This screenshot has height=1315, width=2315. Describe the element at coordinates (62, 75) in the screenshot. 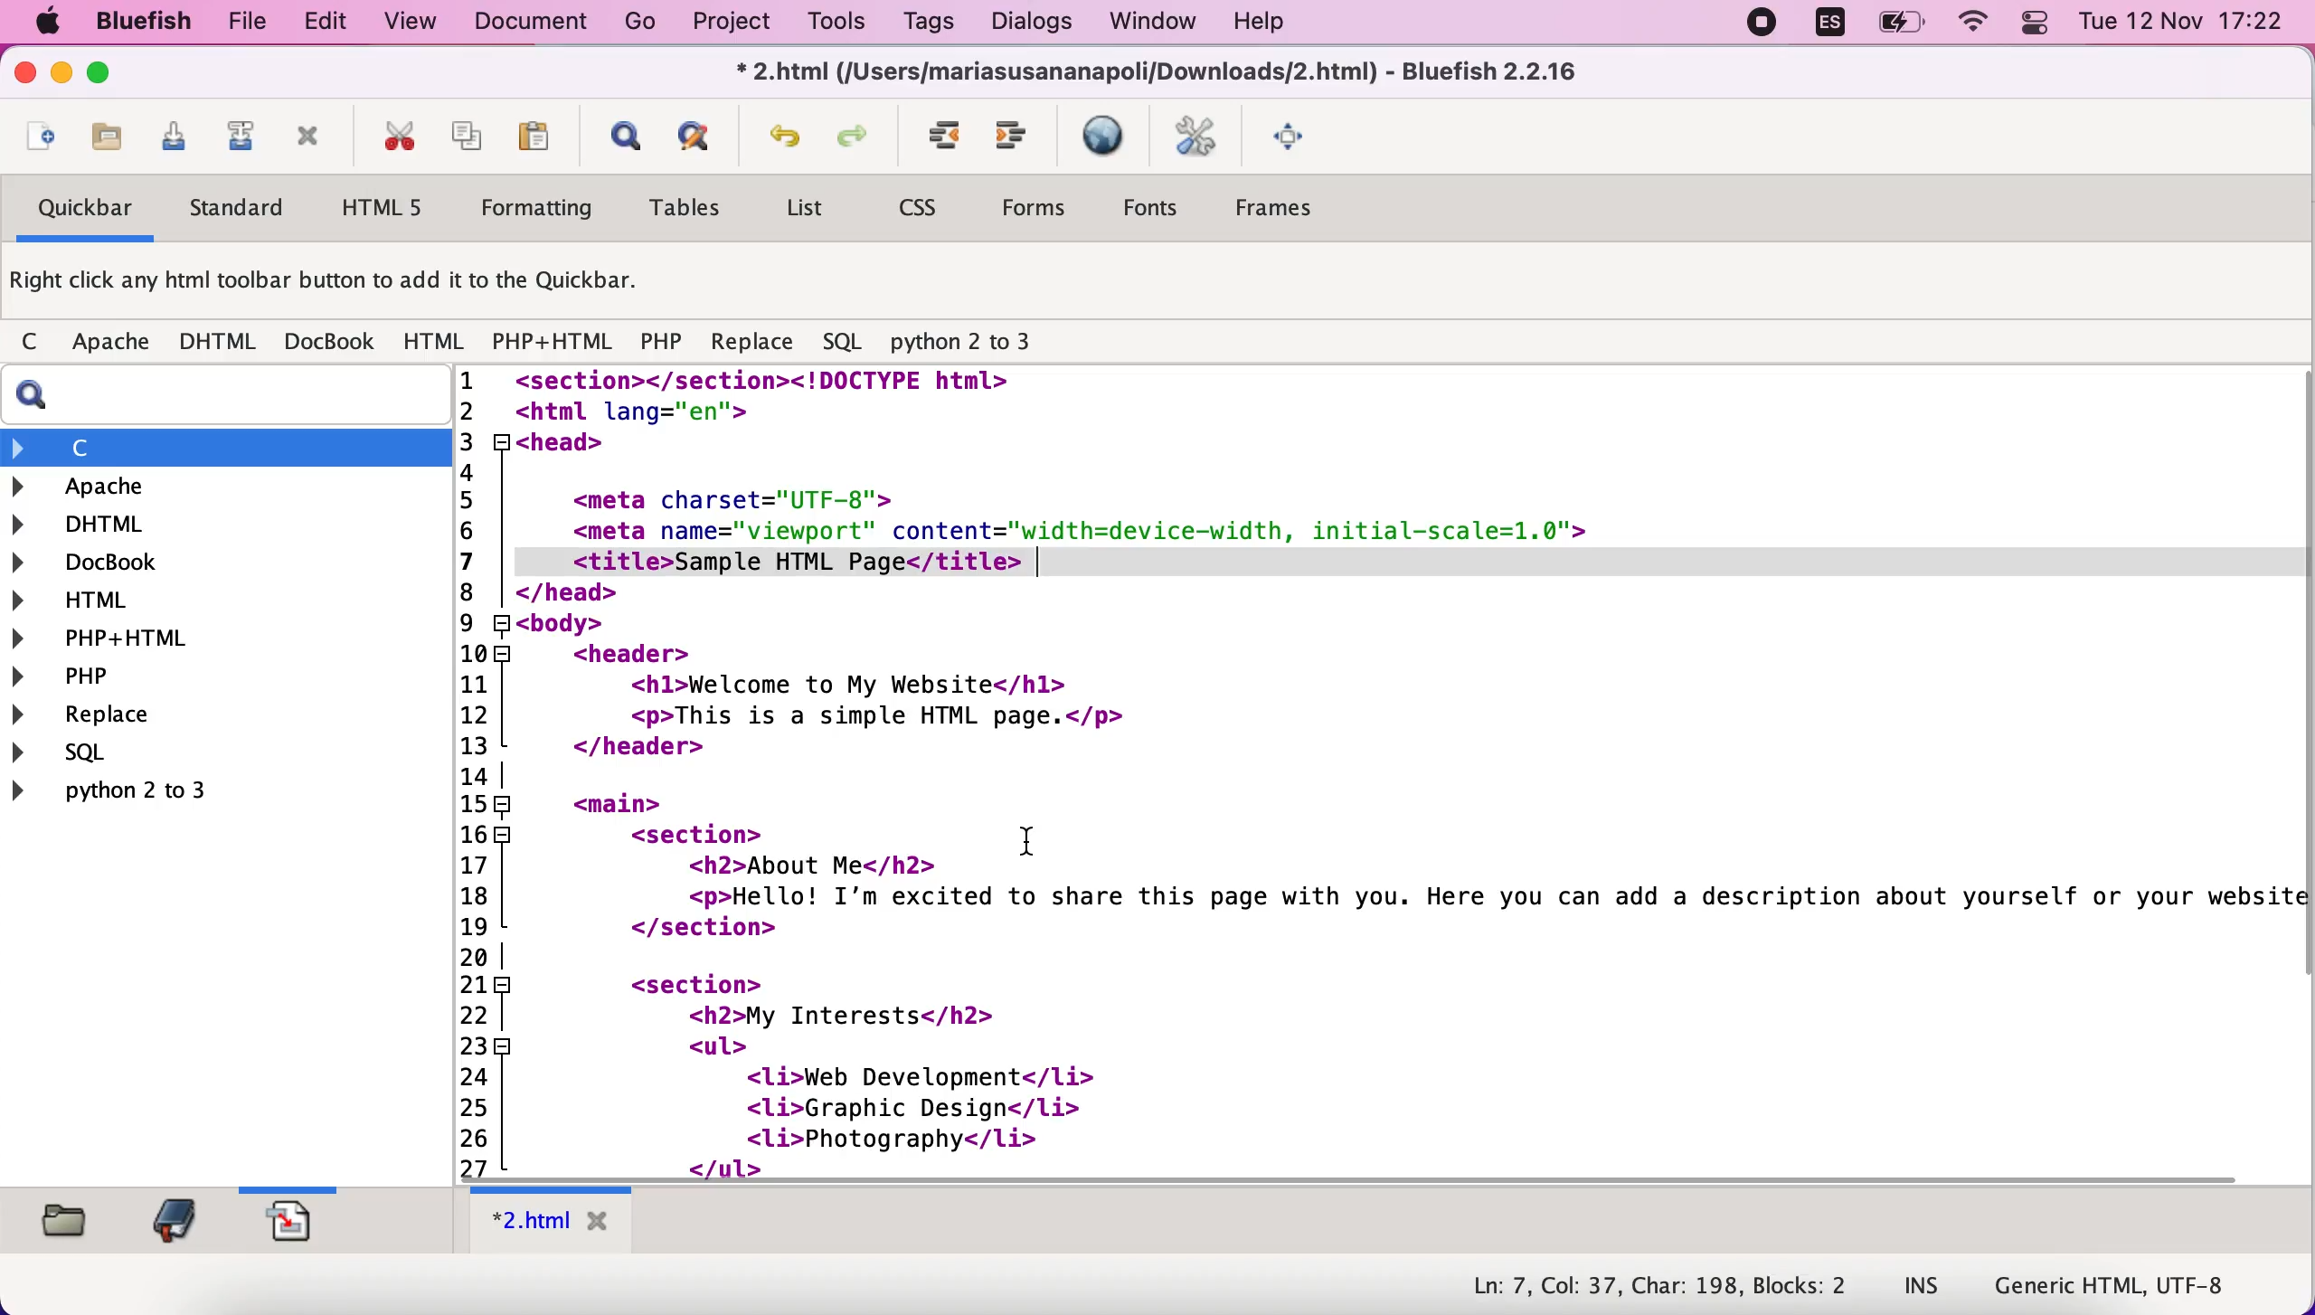

I see `minimize` at that location.